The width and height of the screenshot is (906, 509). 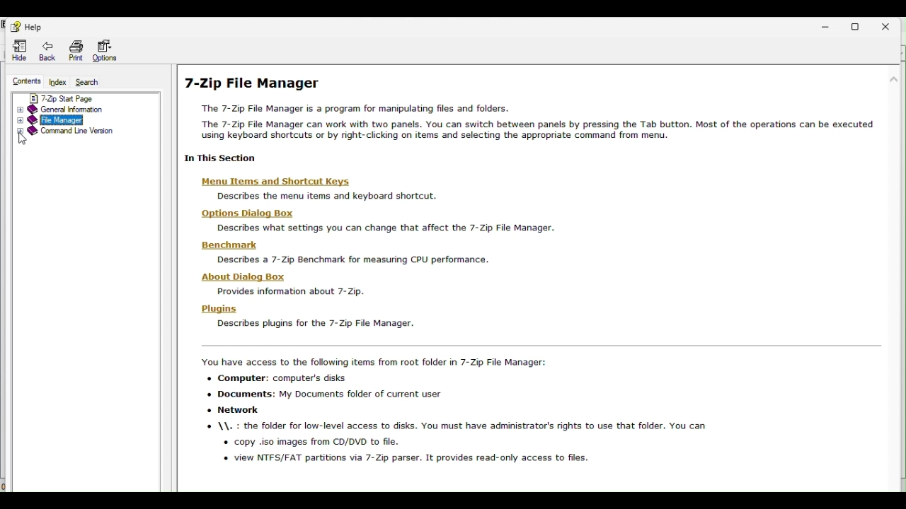 I want to click on Minimize, so click(x=831, y=24).